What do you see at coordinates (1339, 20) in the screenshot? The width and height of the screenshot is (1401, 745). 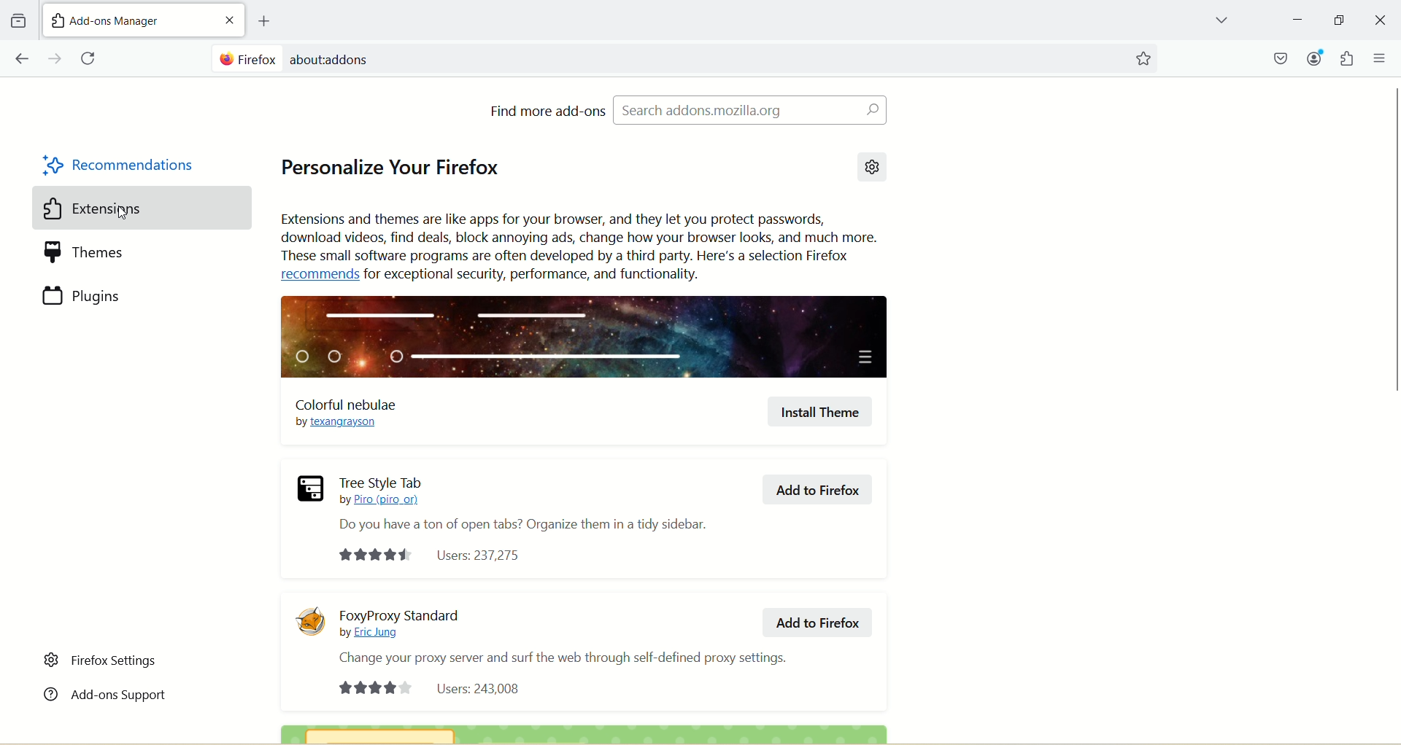 I see `Minimize` at bounding box center [1339, 20].